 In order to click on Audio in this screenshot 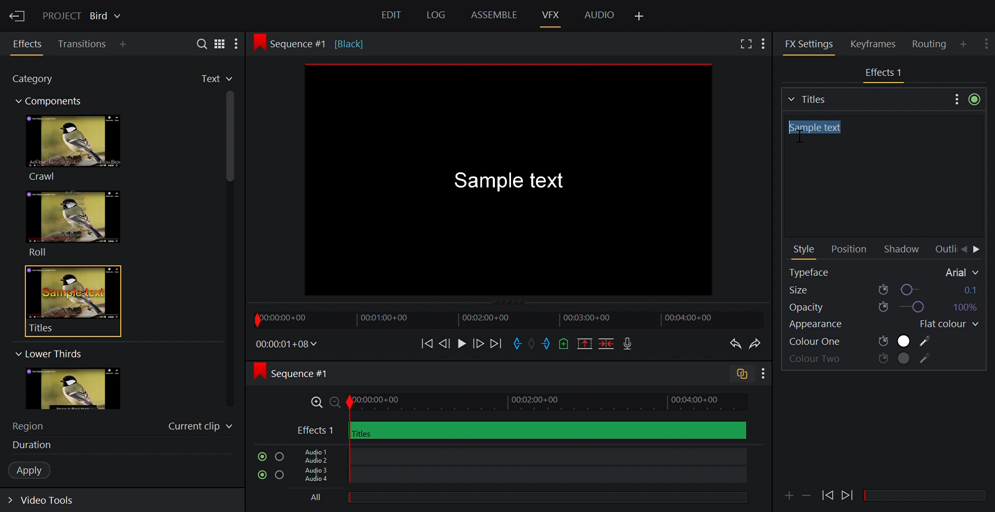, I will do `click(599, 14)`.